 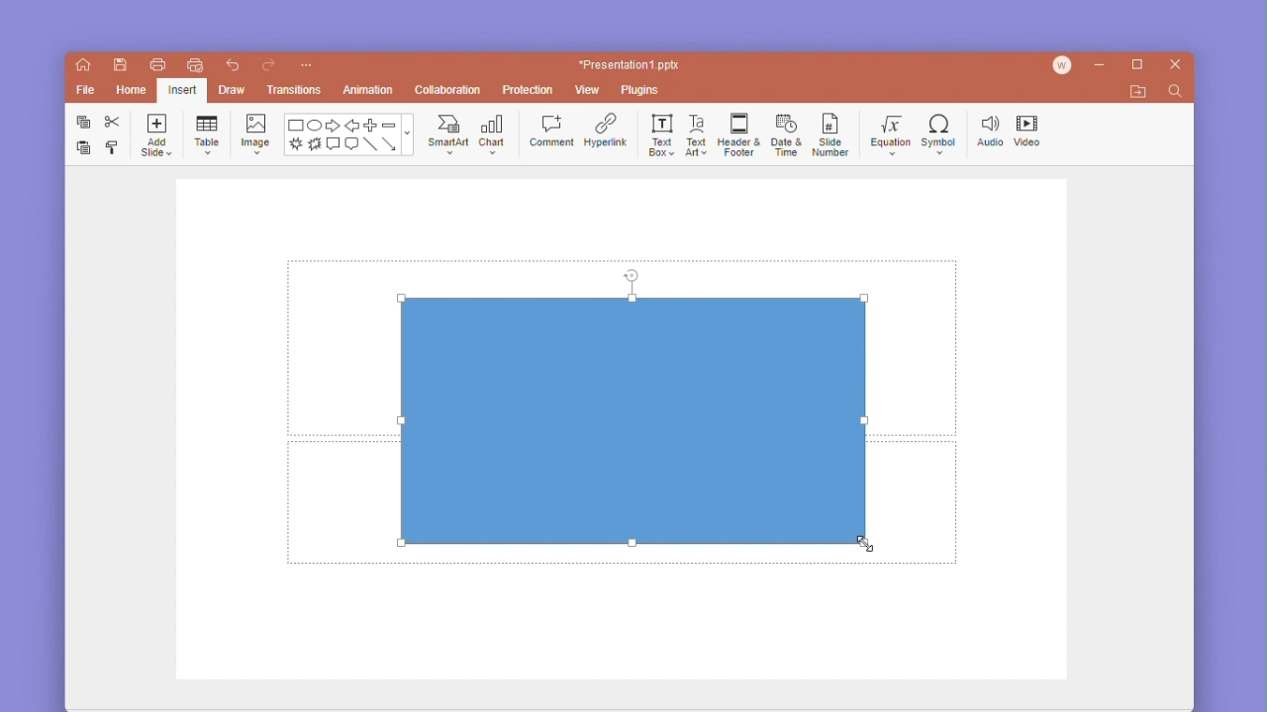 What do you see at coordinates (78, 149) in the screenshot?
I see `paste` at bounding box center [78, 149].